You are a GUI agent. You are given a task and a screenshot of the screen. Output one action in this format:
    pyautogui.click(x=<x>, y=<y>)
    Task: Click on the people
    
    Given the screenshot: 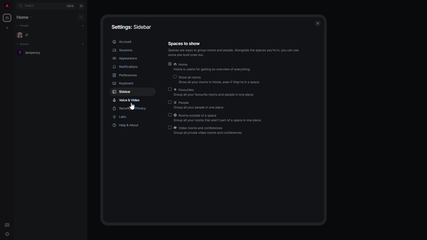 What is the action you would take?
    pyautogui.click(x=24, y=26)
    